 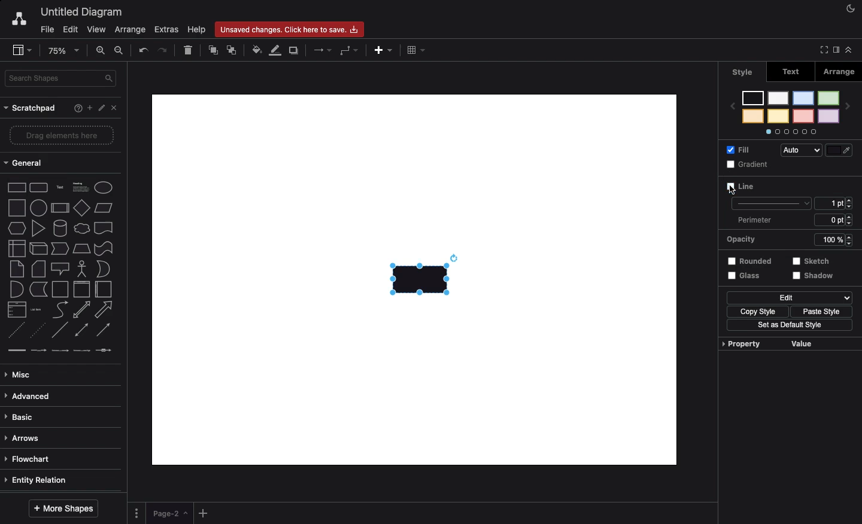 I want to click on Waypoints, so click(x=348, y=51).